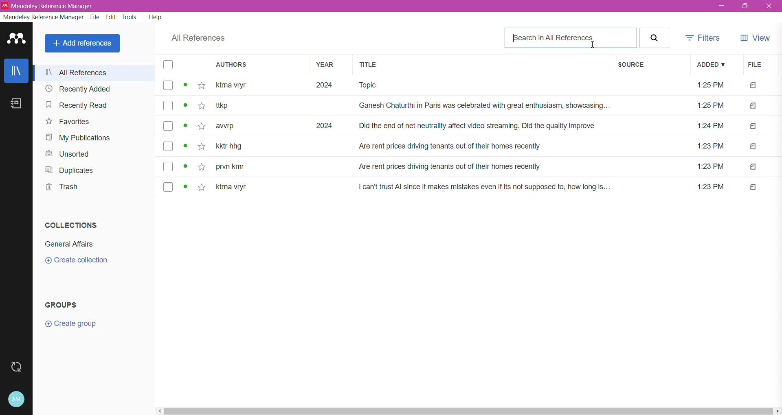 This screenshot has height=415, width=782. What do you see at coordinates (84, 326) in the screenshot?
I see `Click to Create New Group` at bounding box center [84, 326].